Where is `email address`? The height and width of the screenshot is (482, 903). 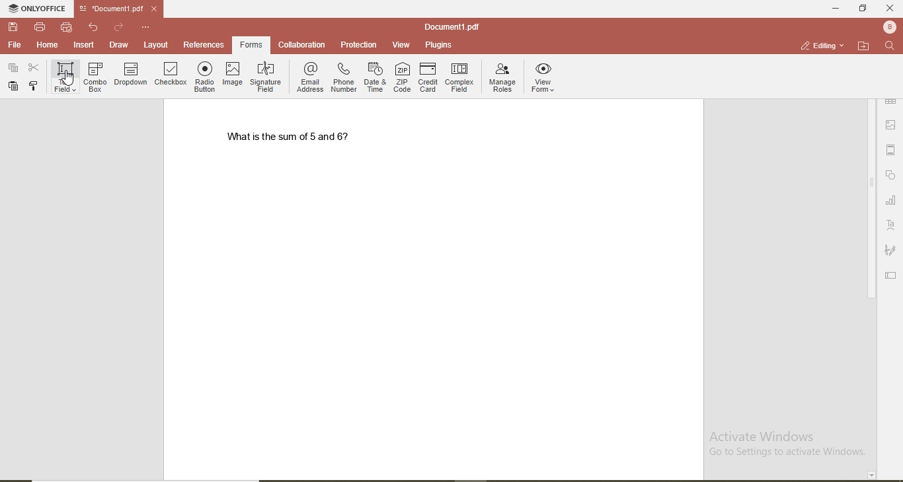
email address is located at coordinates (306, 78).